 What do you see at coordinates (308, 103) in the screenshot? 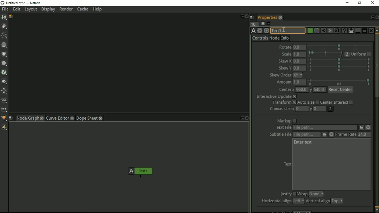
I see `Auto size` at bounding box center [308, 103].